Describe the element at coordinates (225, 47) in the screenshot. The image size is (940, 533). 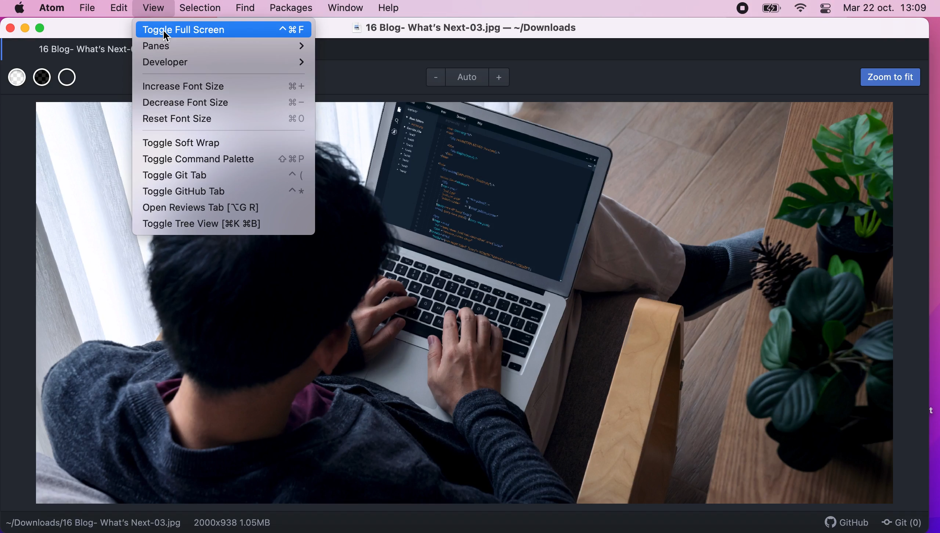
I see `panes` at that location.